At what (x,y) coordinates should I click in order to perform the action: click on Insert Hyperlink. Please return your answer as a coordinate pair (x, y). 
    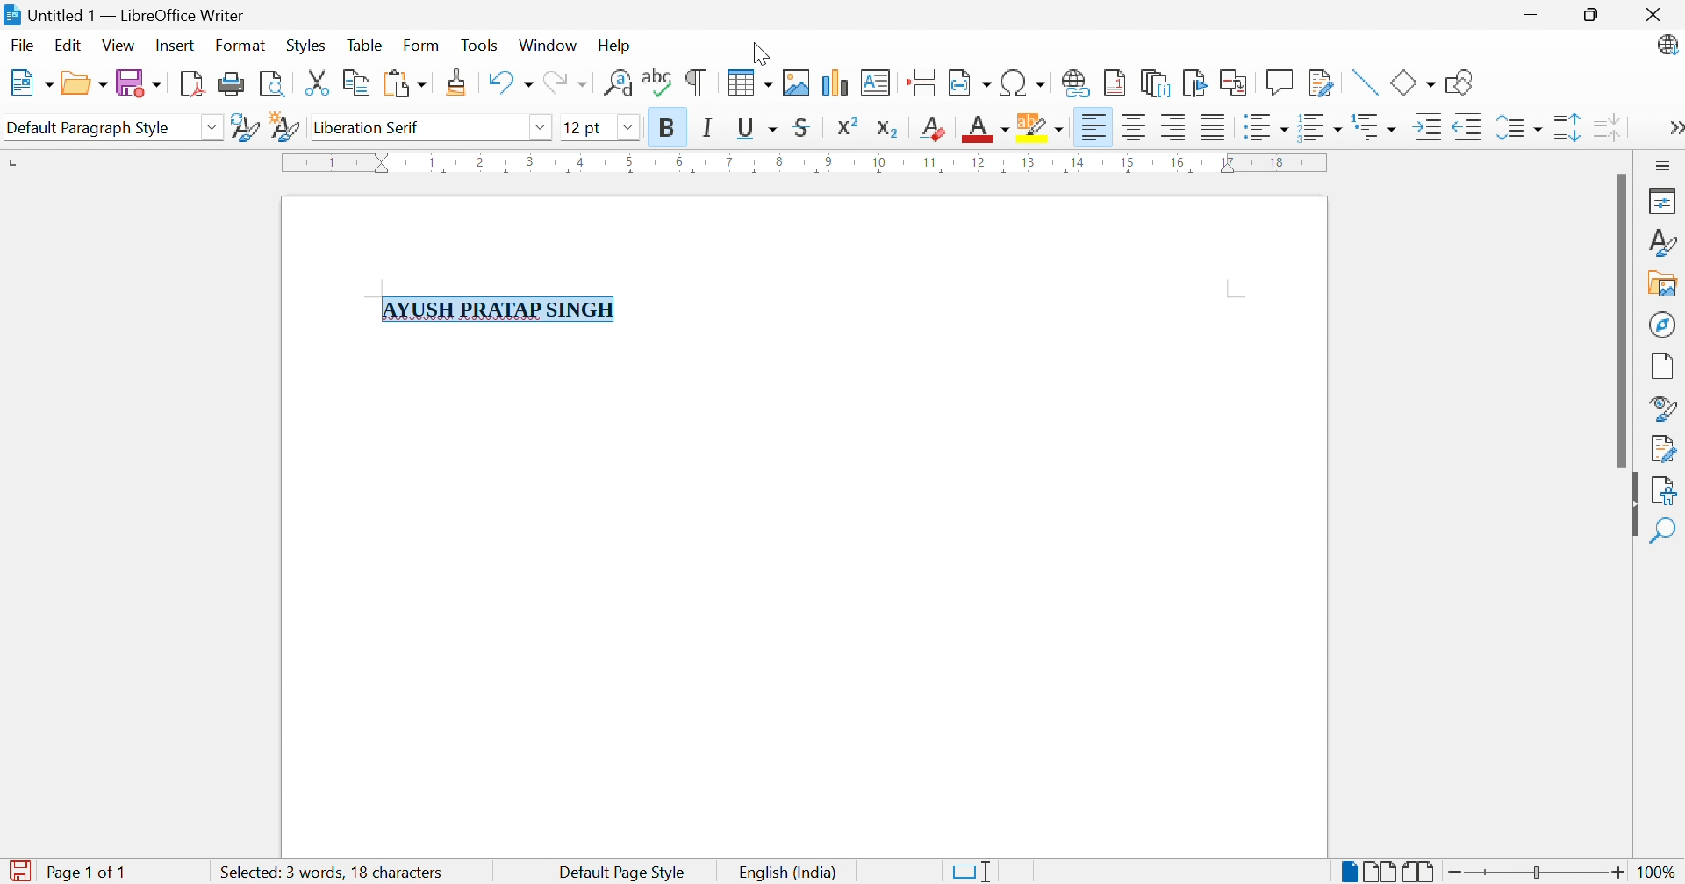
    Looking at the image, I should click on (1073, 82).